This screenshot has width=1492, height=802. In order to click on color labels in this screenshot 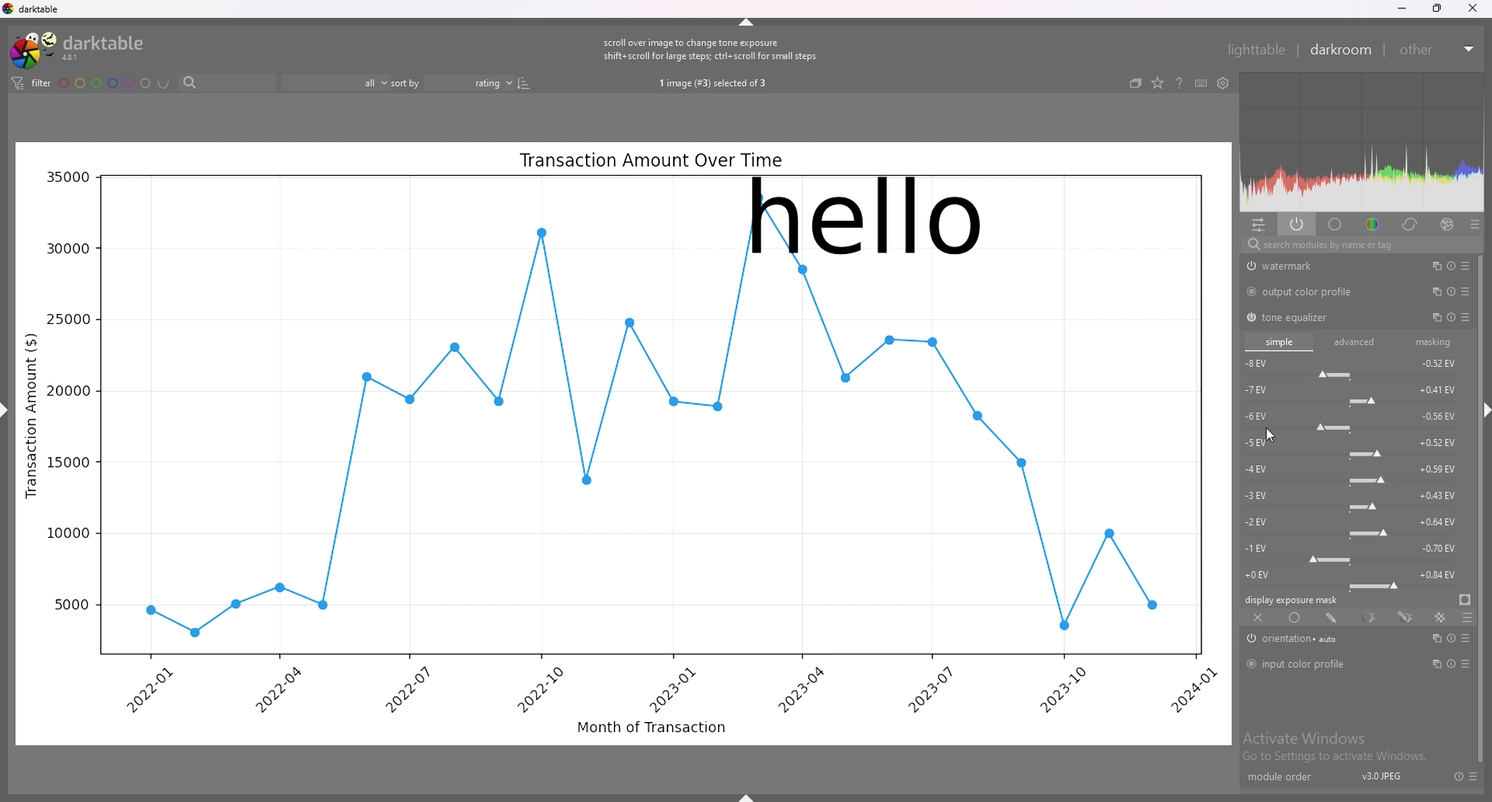, I will do `click(104, 84)`.